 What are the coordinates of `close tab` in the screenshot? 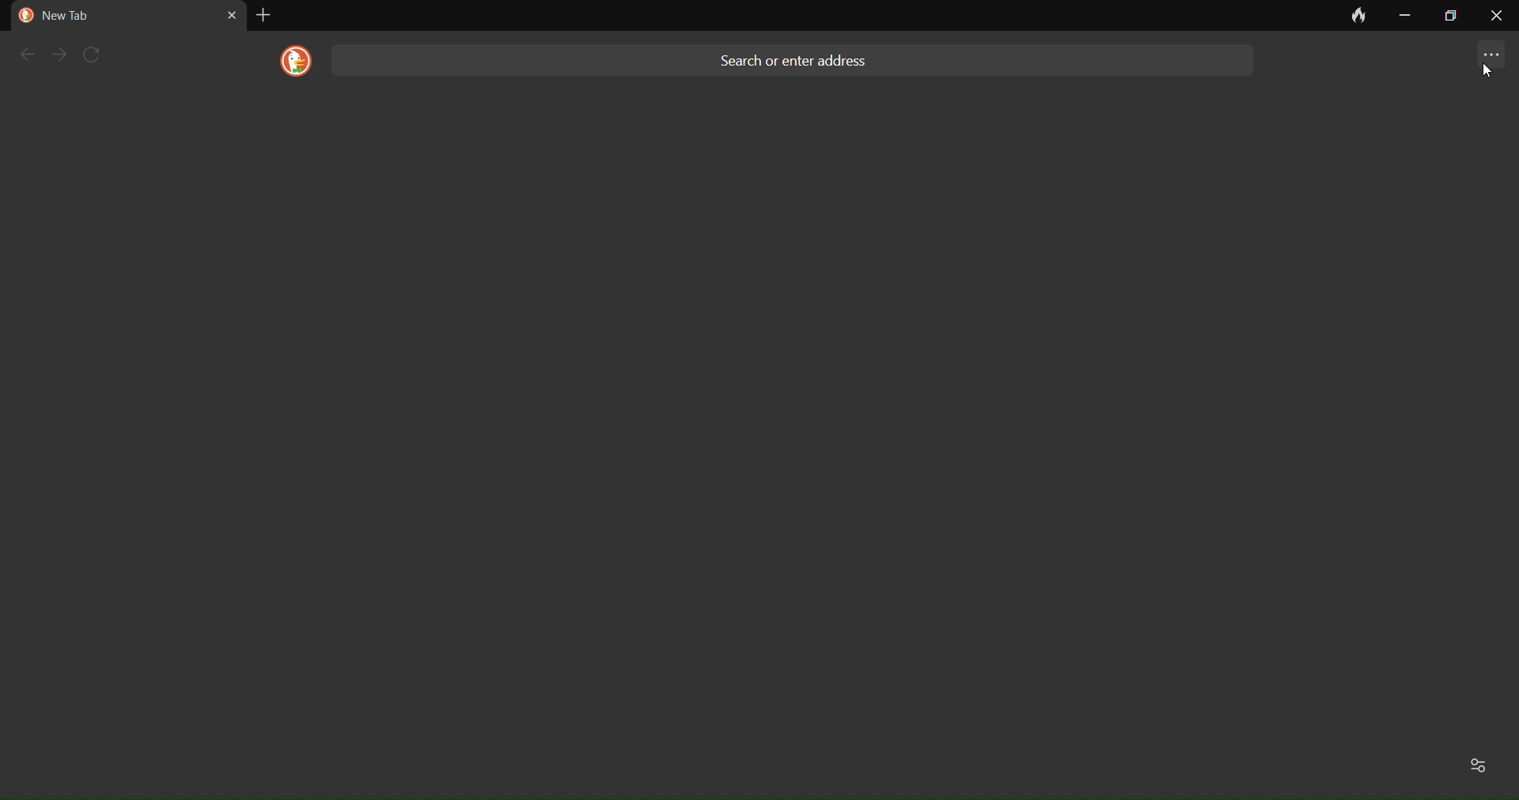 It's located at (231, 14).